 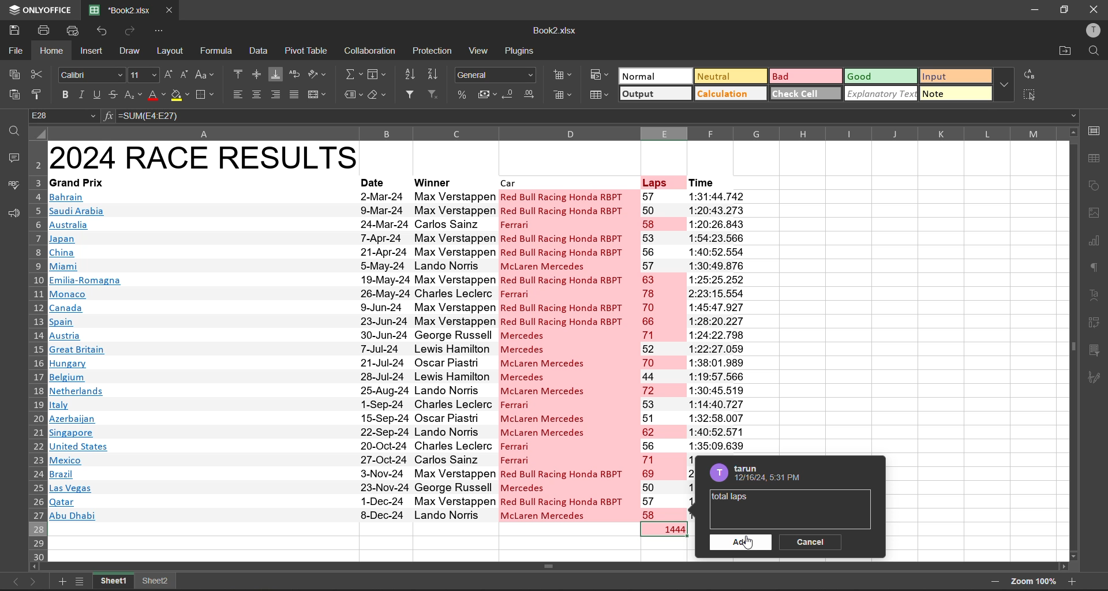 What do you see at coordinates (1034, 95) in the screenshot?
I see `select all` at bounding box center [1034, 95].